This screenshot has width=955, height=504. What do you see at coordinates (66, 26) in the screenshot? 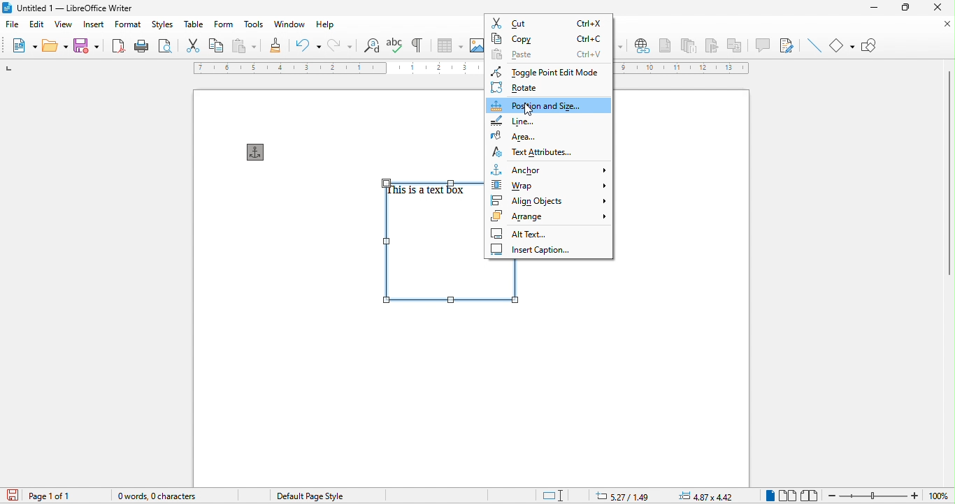
I see `view` at bounding box center [66, 26].